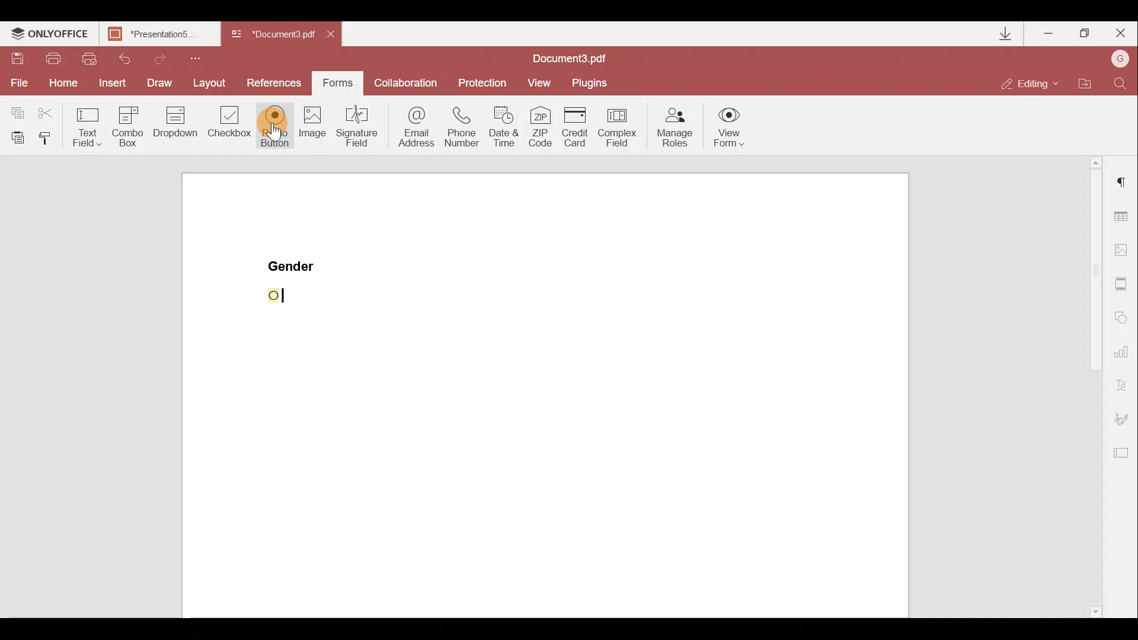 This screenshot has height=640, width=1138. I want to click on Forms, so click(341, 83).